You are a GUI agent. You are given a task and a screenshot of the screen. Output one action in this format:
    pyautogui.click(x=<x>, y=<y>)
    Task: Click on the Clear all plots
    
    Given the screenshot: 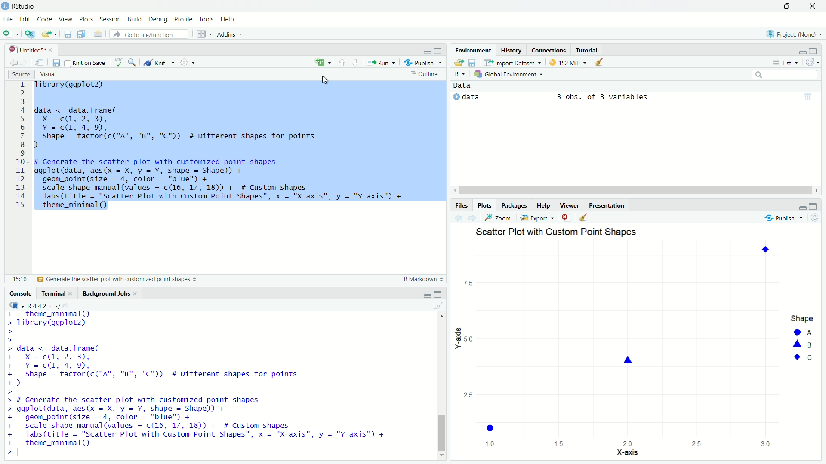 What is the action you would take?
    pyautogui.click(x=583, y=217)
    